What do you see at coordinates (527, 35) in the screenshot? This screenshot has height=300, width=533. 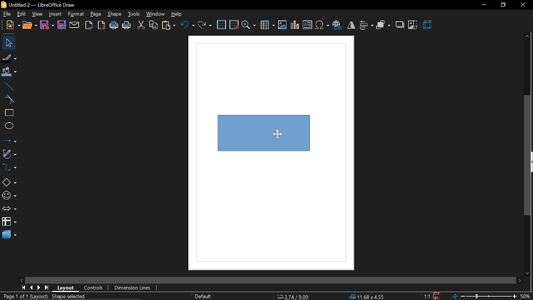 I see `move up` at bounding box center [527, 35].